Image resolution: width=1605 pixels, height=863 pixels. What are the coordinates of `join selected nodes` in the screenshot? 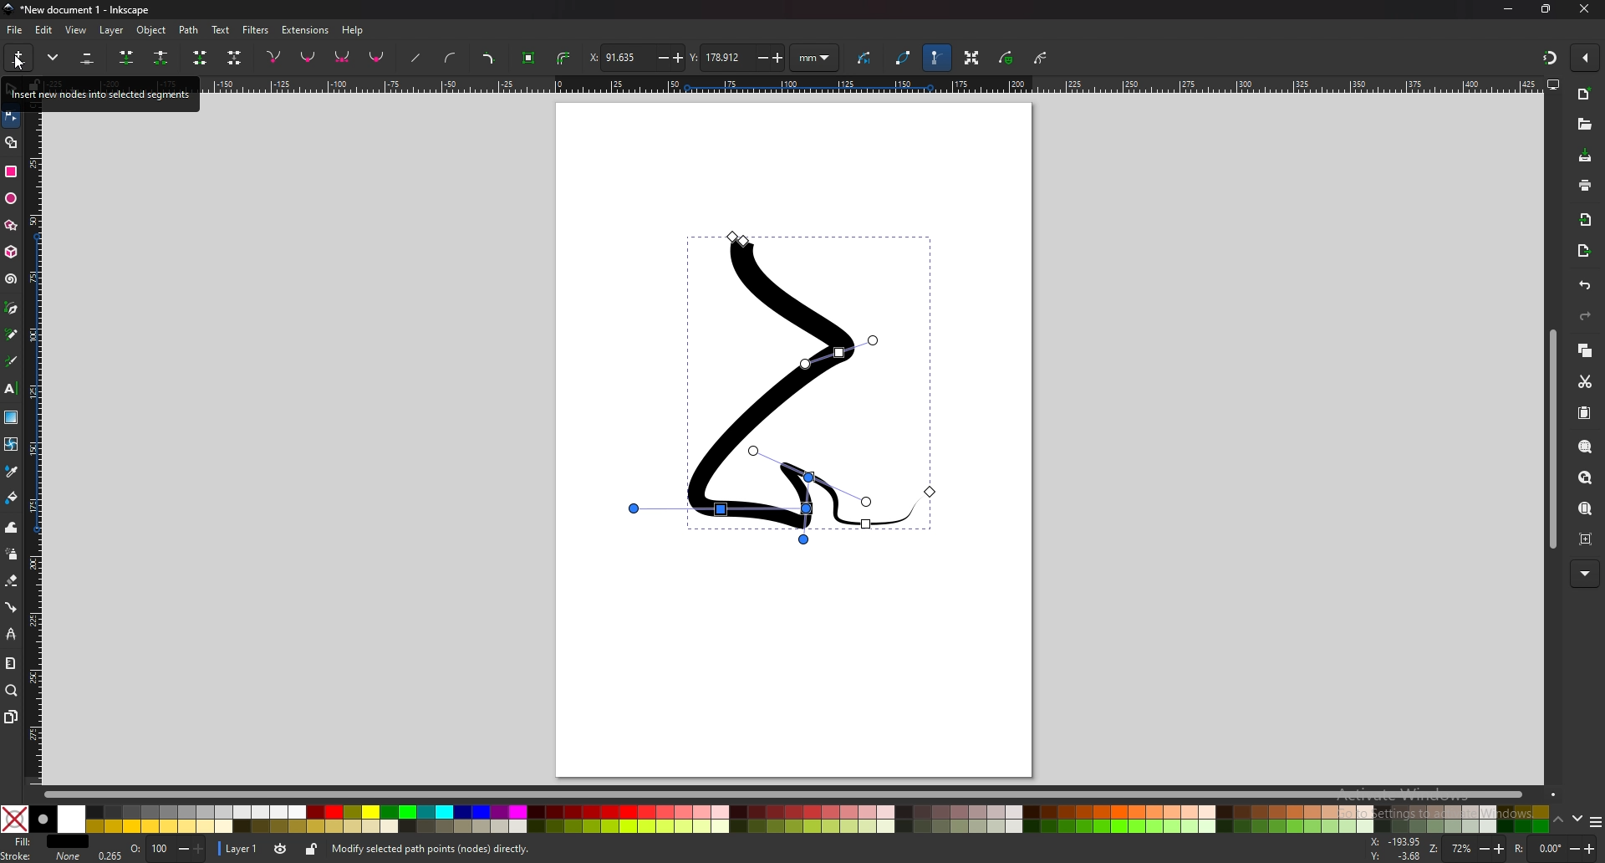 It's located at (127, 58).